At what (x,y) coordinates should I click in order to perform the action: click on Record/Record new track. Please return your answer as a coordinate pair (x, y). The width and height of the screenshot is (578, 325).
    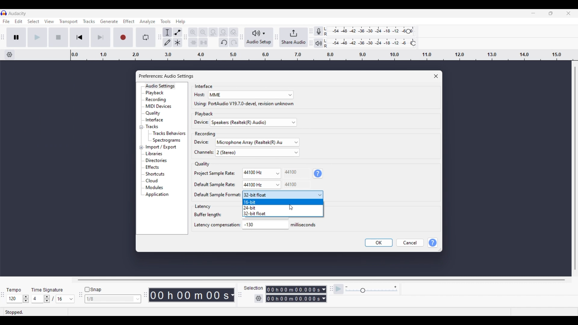
    Looking at the image, I should click on (123, 37).